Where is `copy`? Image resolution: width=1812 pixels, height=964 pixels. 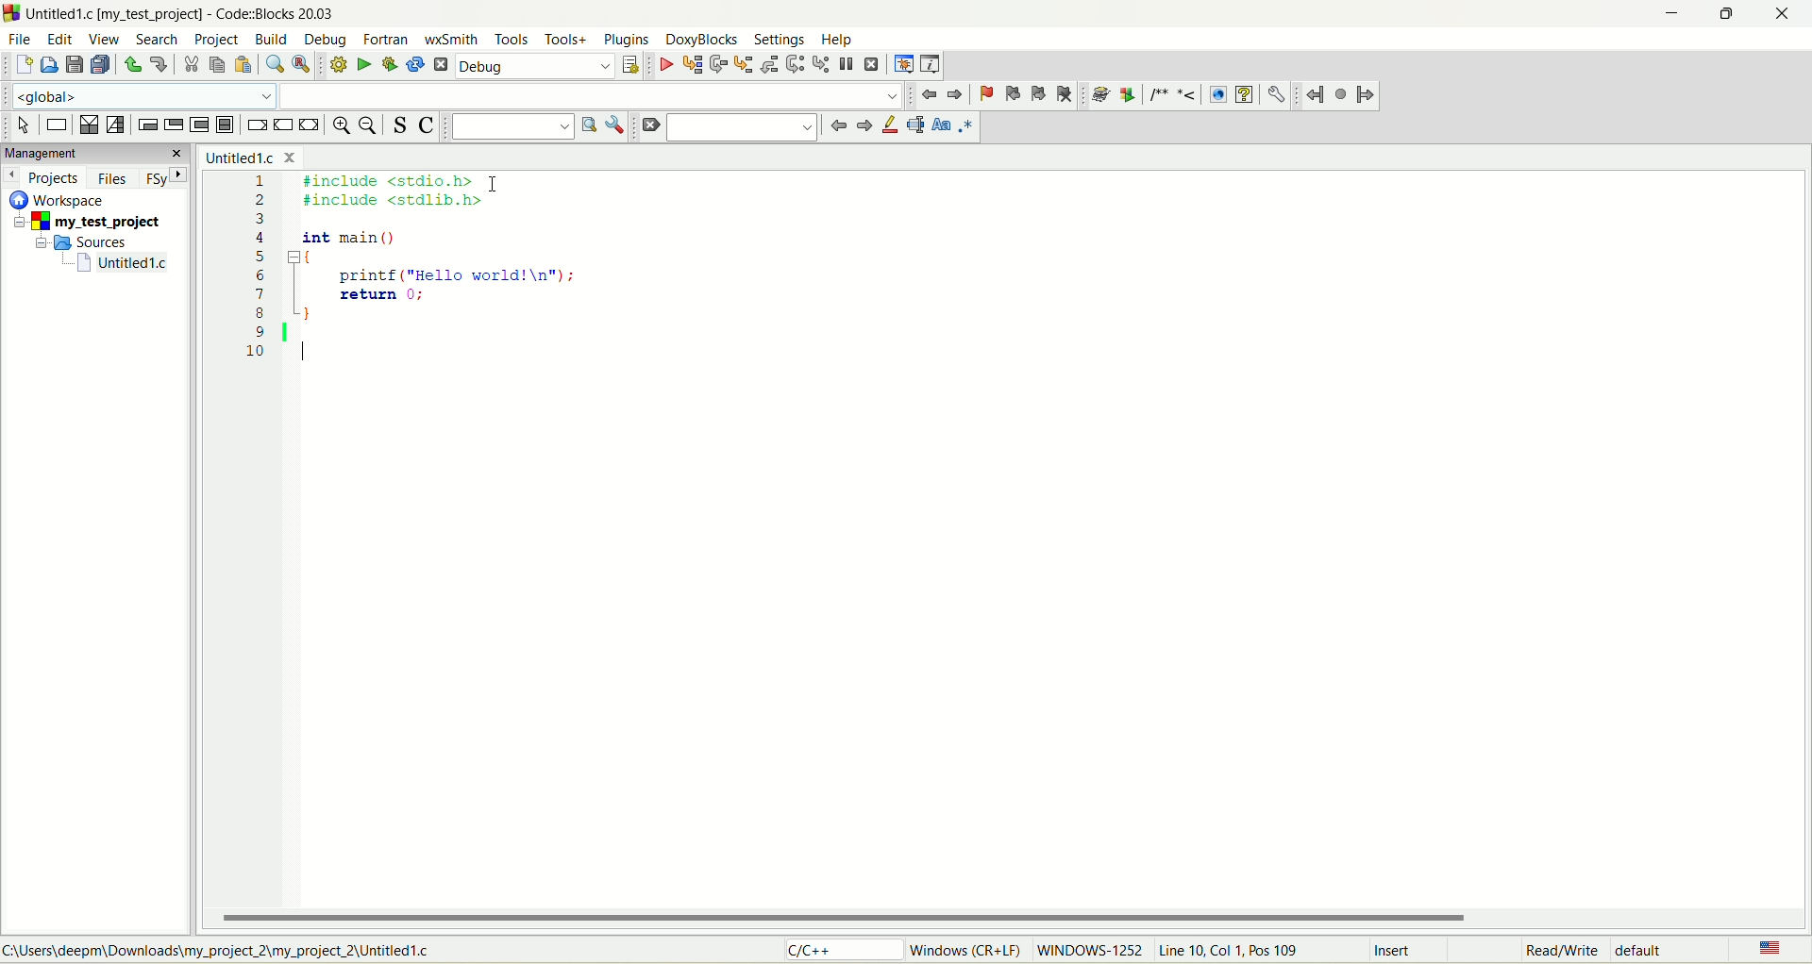 copy is located at coordinates (218, 65).